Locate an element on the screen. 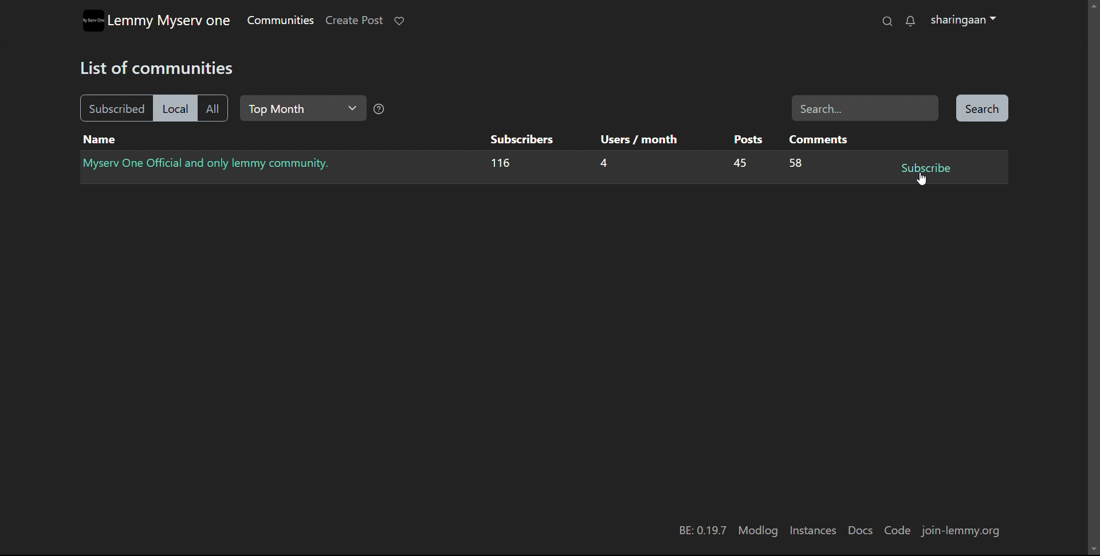  search is located at coordinates (886, 21).